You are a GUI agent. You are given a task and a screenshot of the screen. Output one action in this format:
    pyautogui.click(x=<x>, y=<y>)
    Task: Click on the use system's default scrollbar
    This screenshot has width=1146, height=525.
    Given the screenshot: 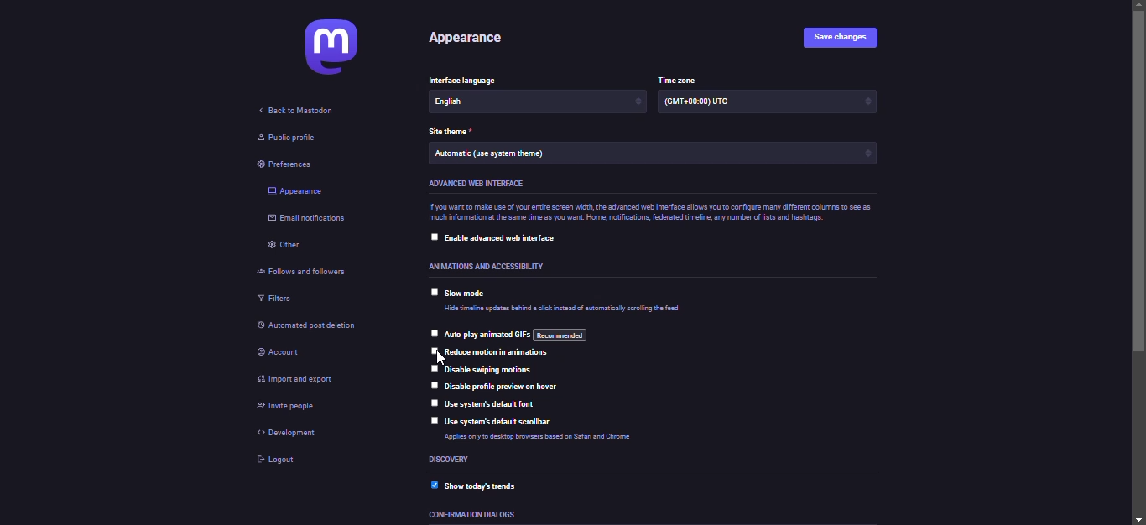 What is the action you would take?
    pyautogui.click(x=503, y=423)
    